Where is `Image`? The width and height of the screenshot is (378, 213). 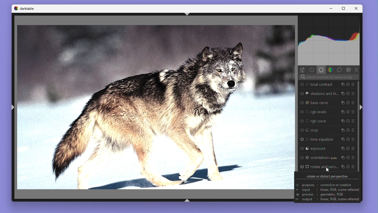
Image is located at coordinates (155, 107).